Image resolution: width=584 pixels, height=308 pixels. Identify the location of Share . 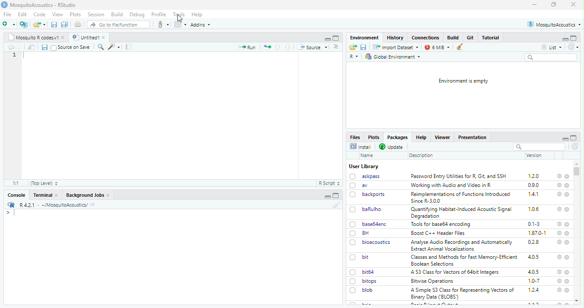
(32, 47).